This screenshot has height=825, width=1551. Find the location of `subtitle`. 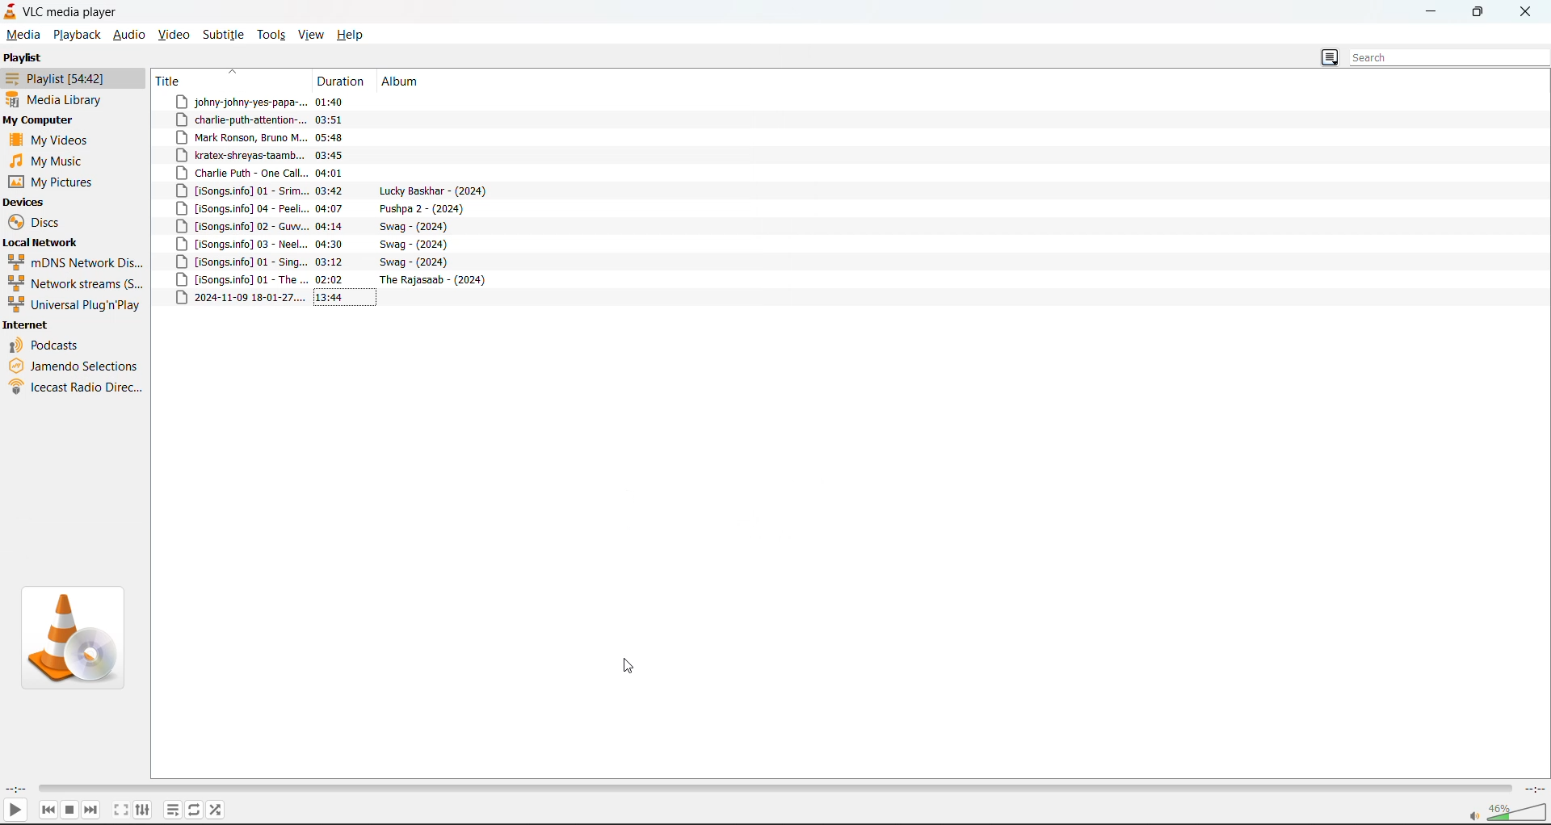

subtitle is located at coordinates (225, 35).